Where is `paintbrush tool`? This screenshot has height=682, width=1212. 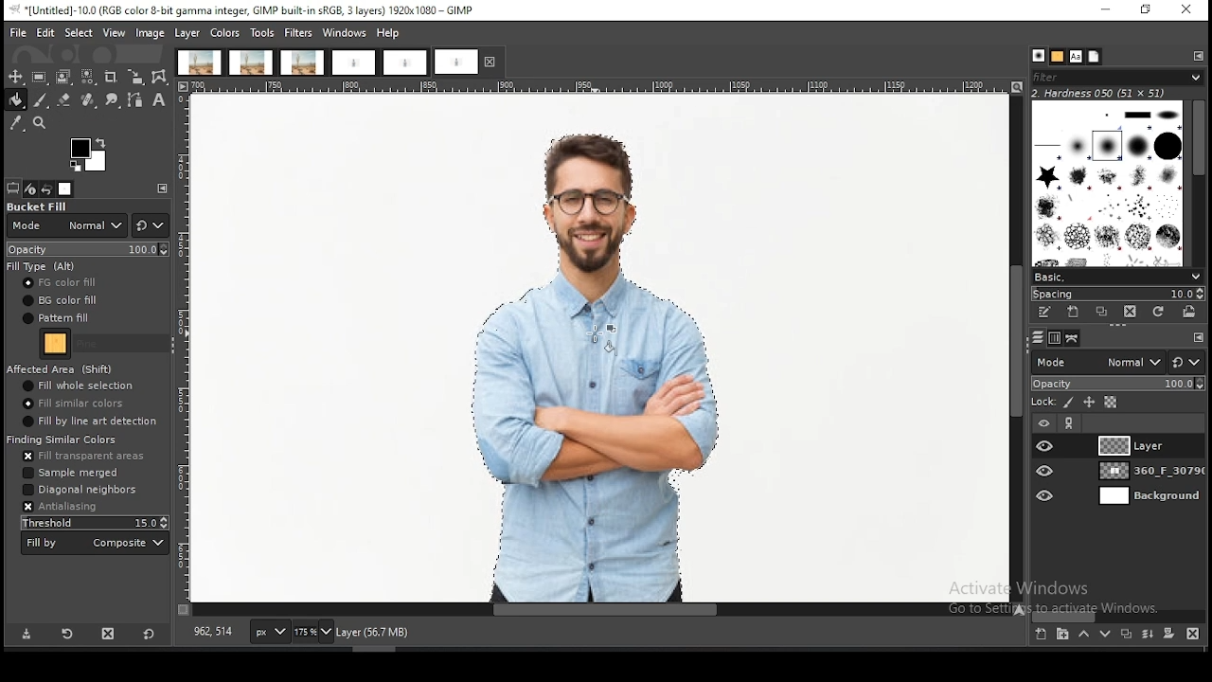
paintbrush tool is located at coordinates (41, 100).